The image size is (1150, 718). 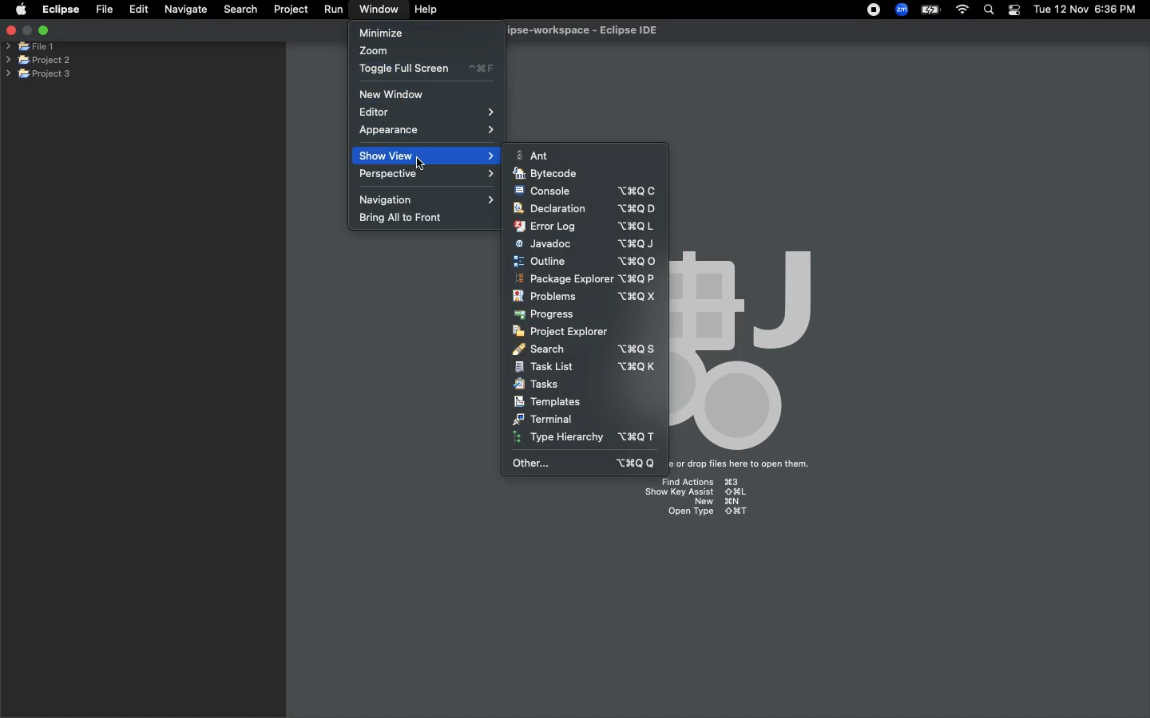 What do you see at coordinates (902, 10) in the screenshot?
I see `Zoom` at bounding box center [902, 10].